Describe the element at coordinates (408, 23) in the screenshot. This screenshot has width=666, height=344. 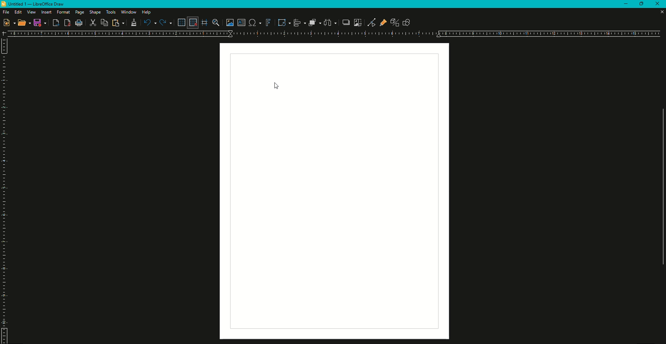
I see `Show draw function` at that location.